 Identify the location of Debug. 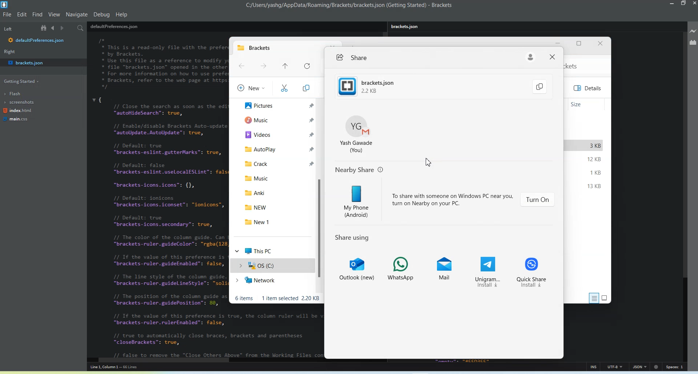
(102, 14).